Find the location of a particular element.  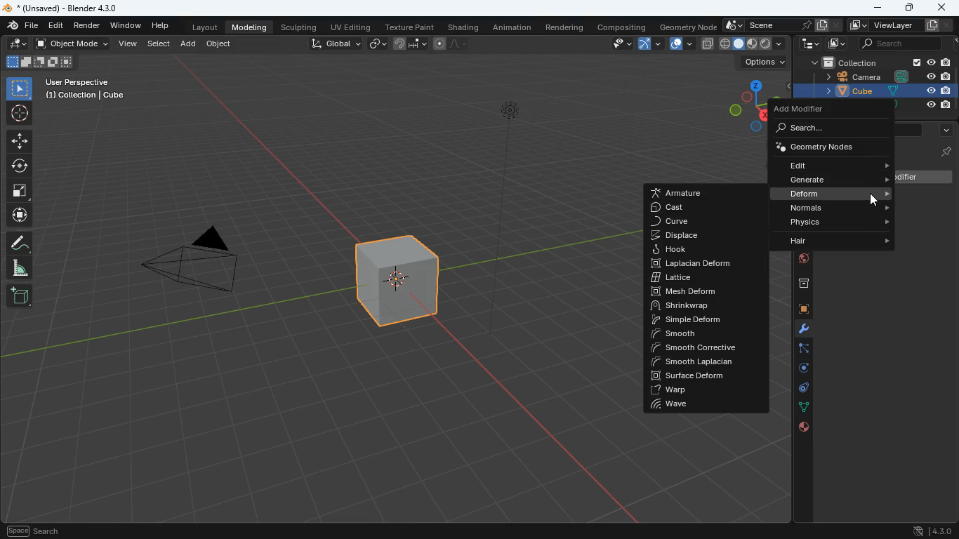

pin is located at coordinates (941, 153).